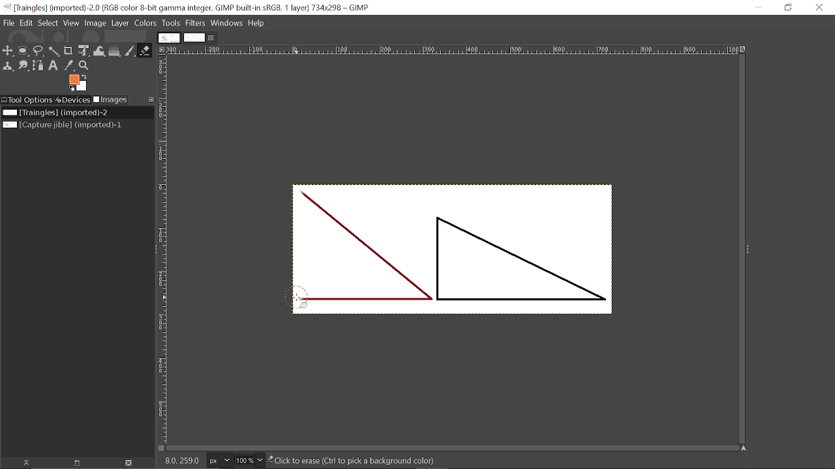 Image resolution: width=835 pixels, height=469 pixels. Describe the element at coordinates (212, 38) in the screenshot. I see `Close current tab` at that location.